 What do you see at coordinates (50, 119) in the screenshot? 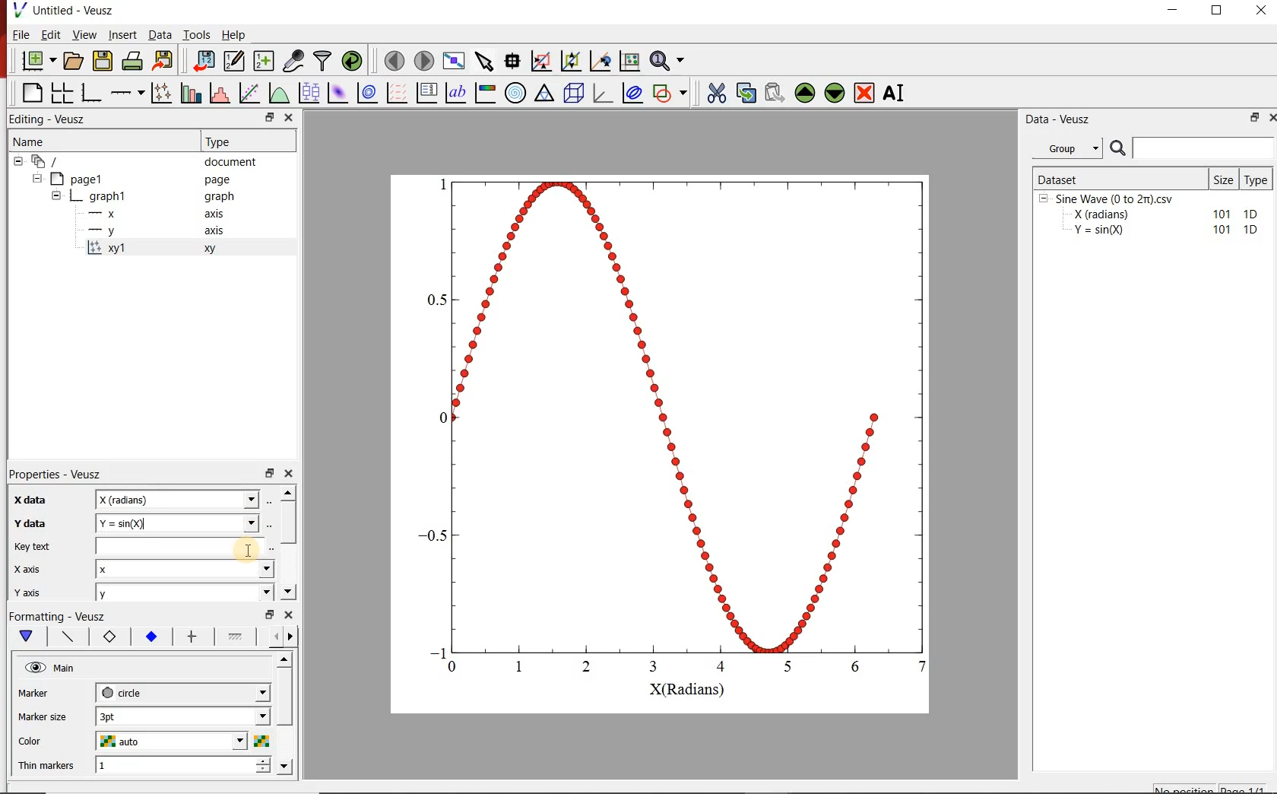
I see `Editing - Veusz` at bounding box center [50, 119].